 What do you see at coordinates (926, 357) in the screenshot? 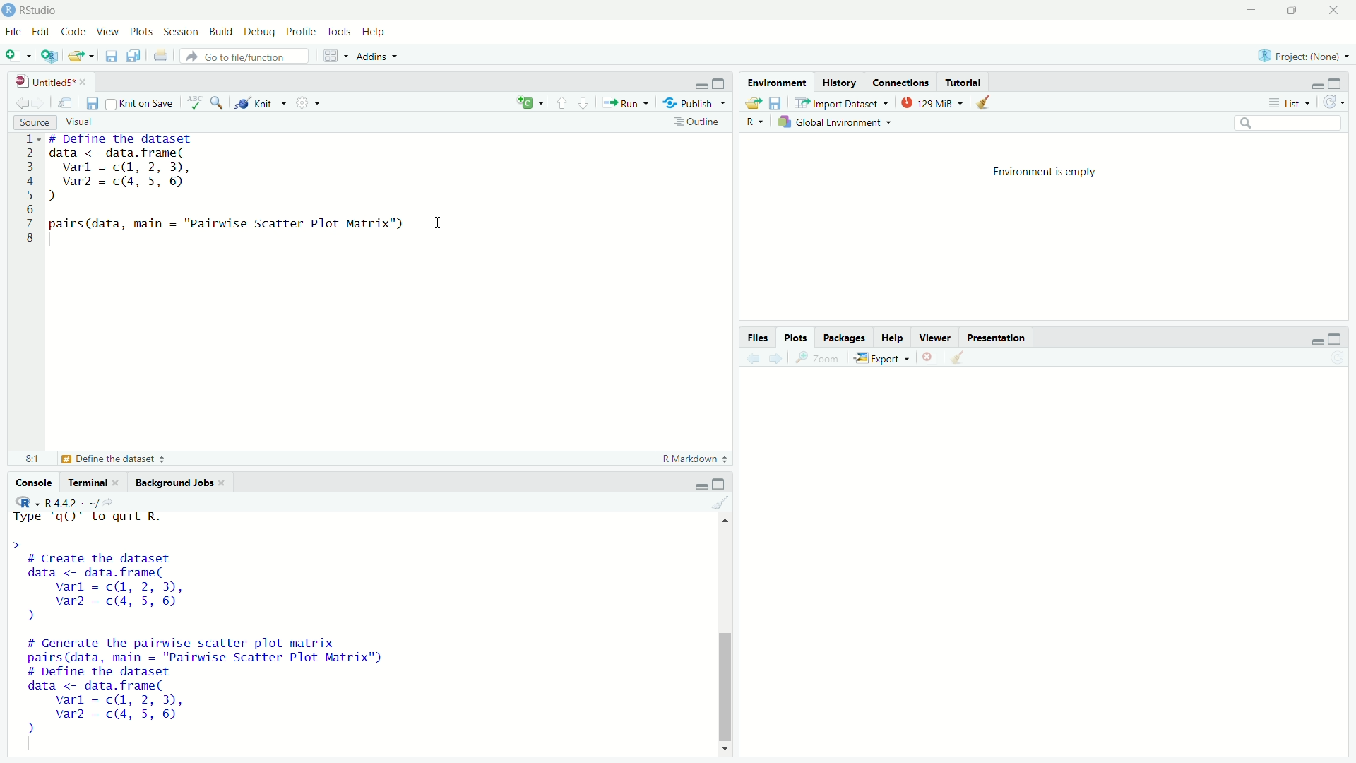
I see `Close` at bounding box center [926, 357].